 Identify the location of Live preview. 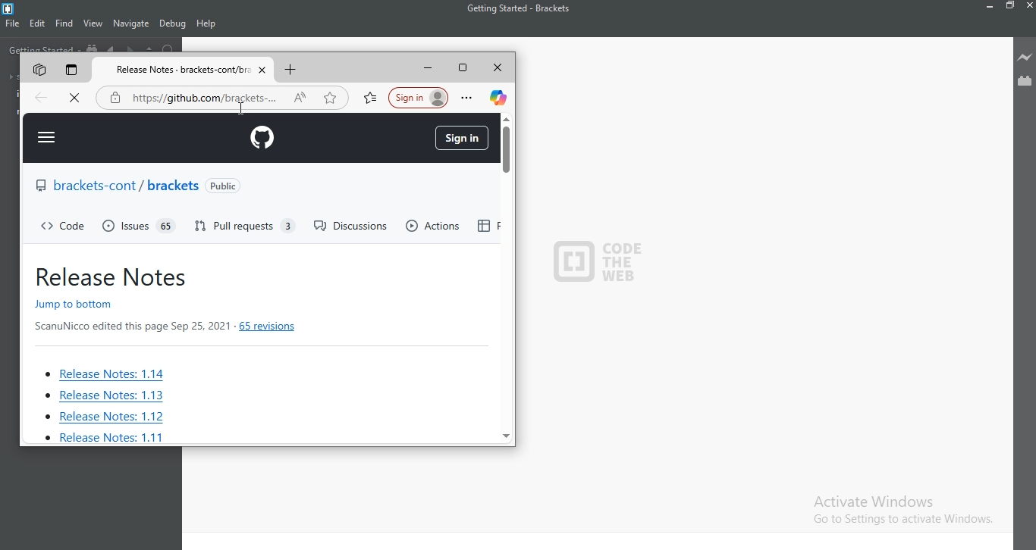
(1025, 58).